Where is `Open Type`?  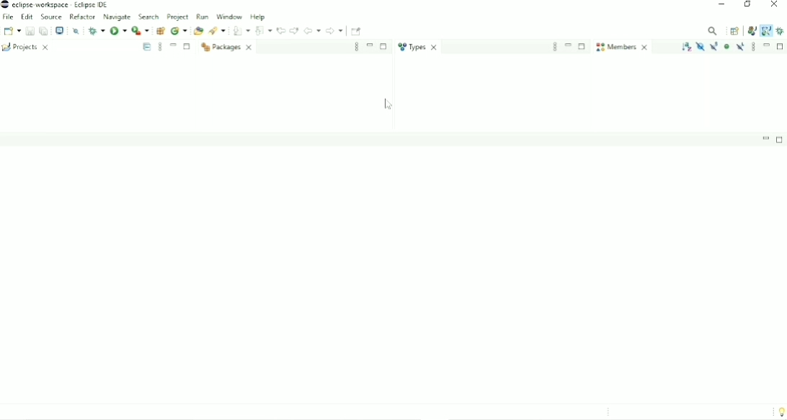
Open Type is located at coordinates (218, 31).